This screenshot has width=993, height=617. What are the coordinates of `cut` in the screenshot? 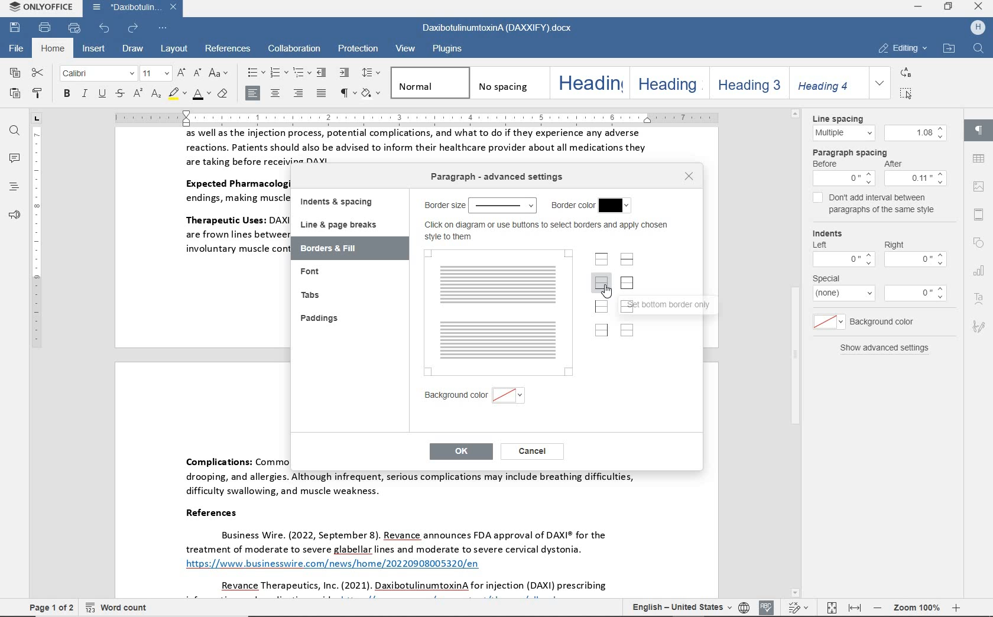 It's located at (38, 73).